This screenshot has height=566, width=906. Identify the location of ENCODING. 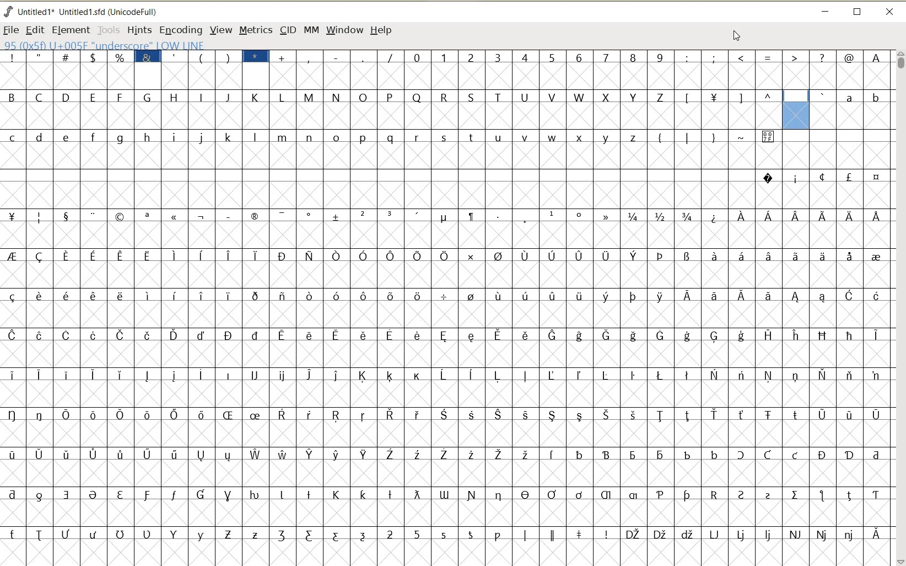
(180, 30).